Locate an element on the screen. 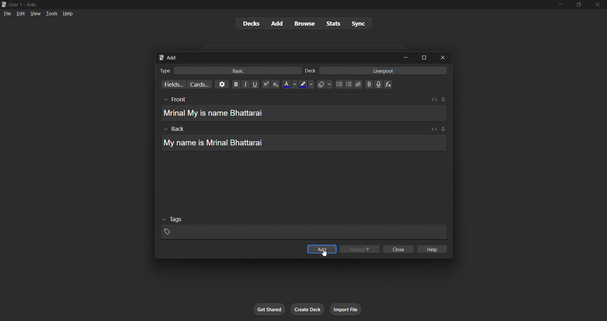  history is located at coordinates (358, 248).